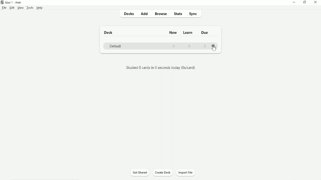  Describe the element at coordinates (188, 33) in the screenshot. I see `Learn` at that location.